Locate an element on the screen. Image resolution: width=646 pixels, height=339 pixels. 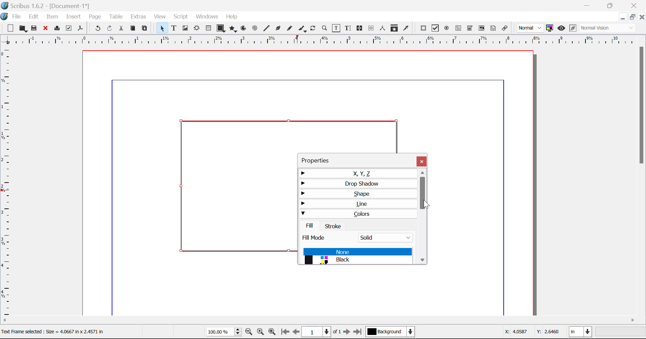
Zoom is located at coordinates (325, 28).